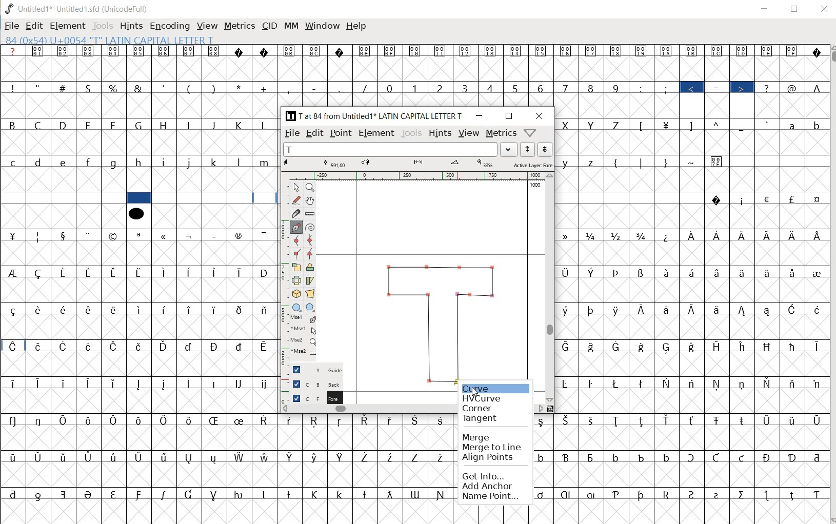  Describe the element at coordinates (565, 88) in the screenshot. I see `7` at that location.